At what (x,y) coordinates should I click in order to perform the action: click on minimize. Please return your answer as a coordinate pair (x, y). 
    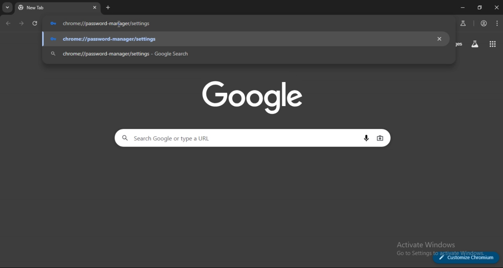
    Looking at the image, I should click on (462, 7).